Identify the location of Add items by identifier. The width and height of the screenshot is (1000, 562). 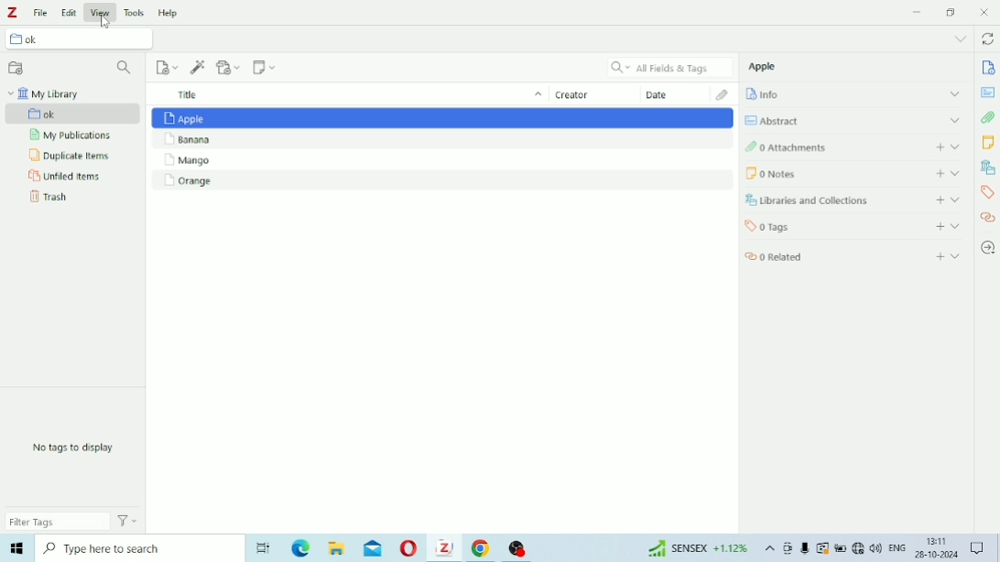
(198, 67).